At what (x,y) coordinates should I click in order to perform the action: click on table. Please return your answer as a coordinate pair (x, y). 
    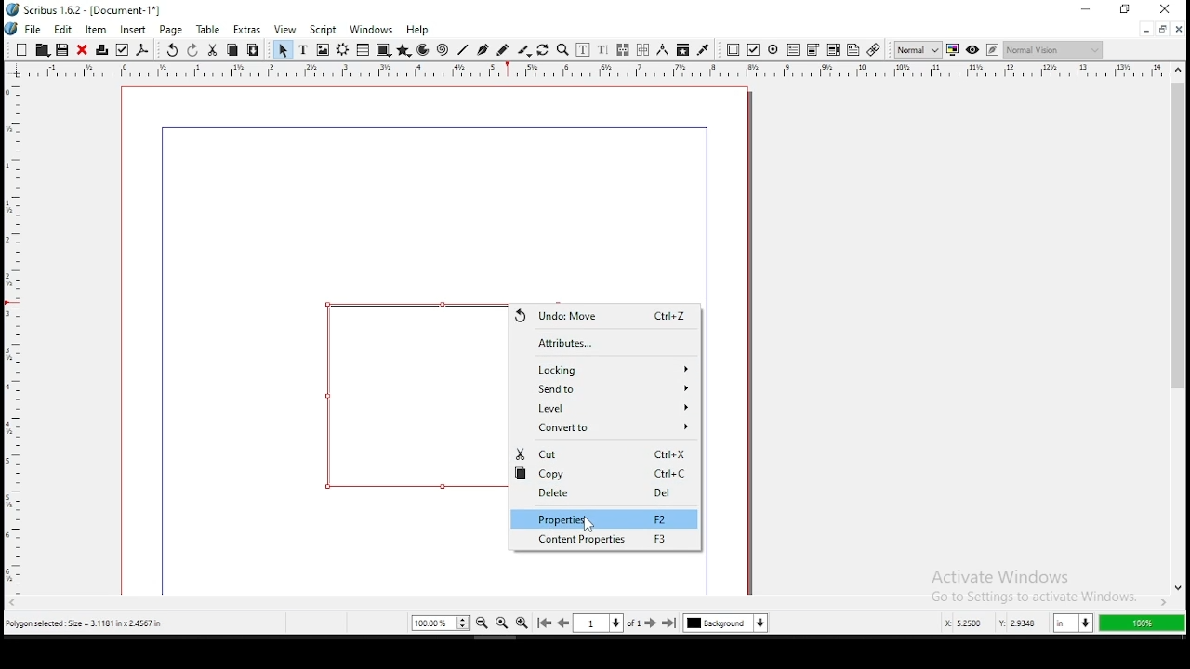
    Looking at the image, I should click on (209, 30).